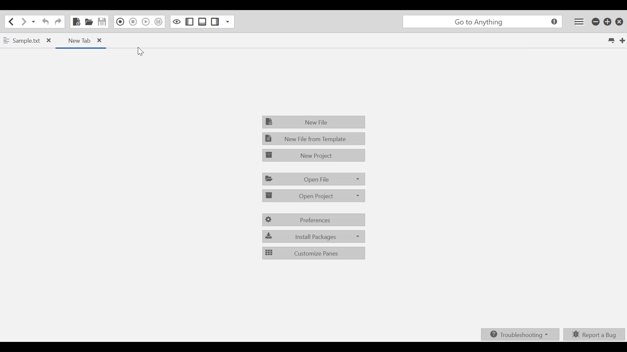 This screenshot has width=627, height=352. Describe the element at coordinates (313, 179) in the screenshot. I see `Open File` at that location.